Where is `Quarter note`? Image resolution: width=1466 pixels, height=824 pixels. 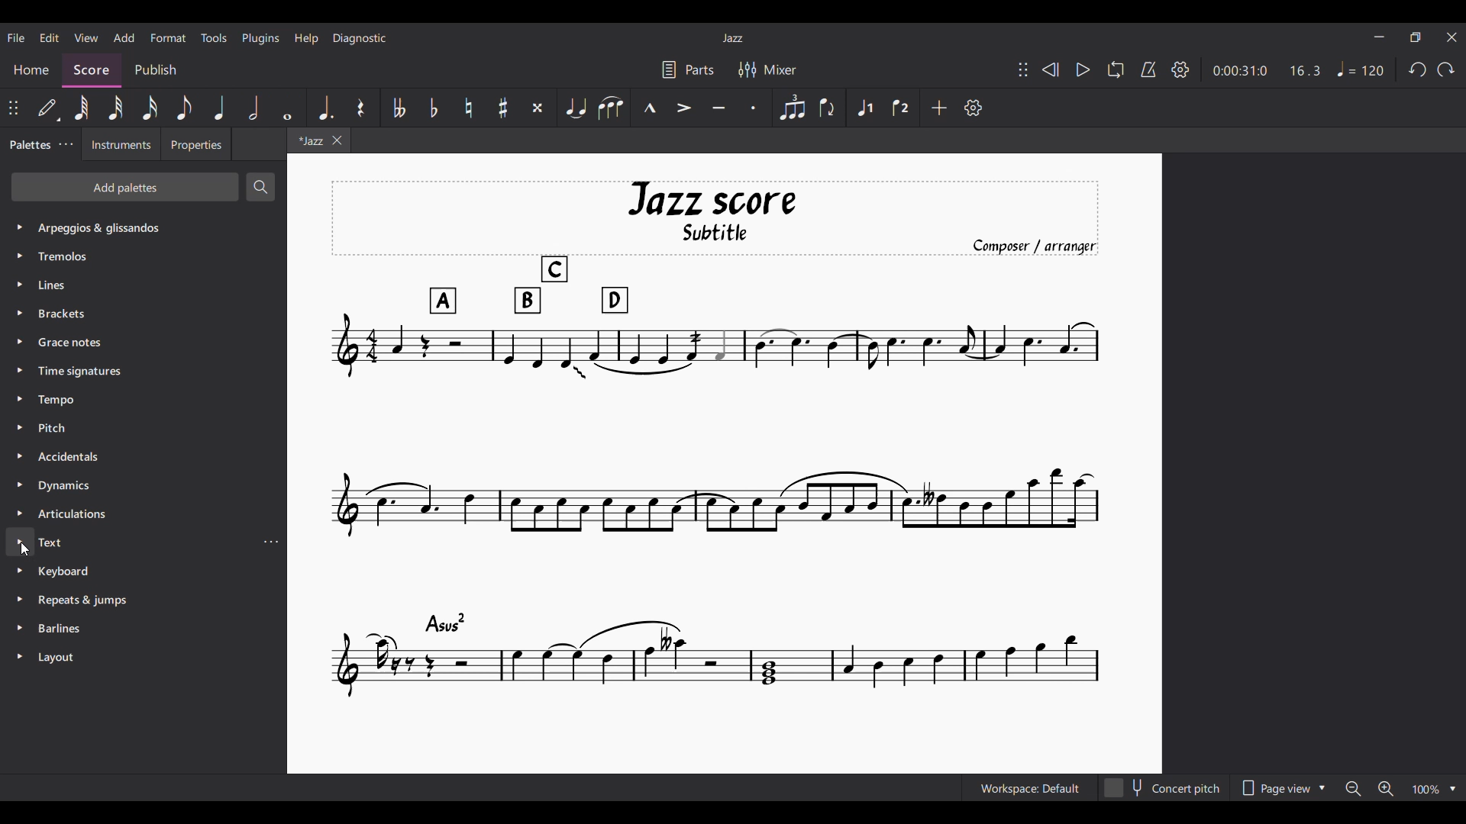
Quarter note is located at coordinates (220, 108).